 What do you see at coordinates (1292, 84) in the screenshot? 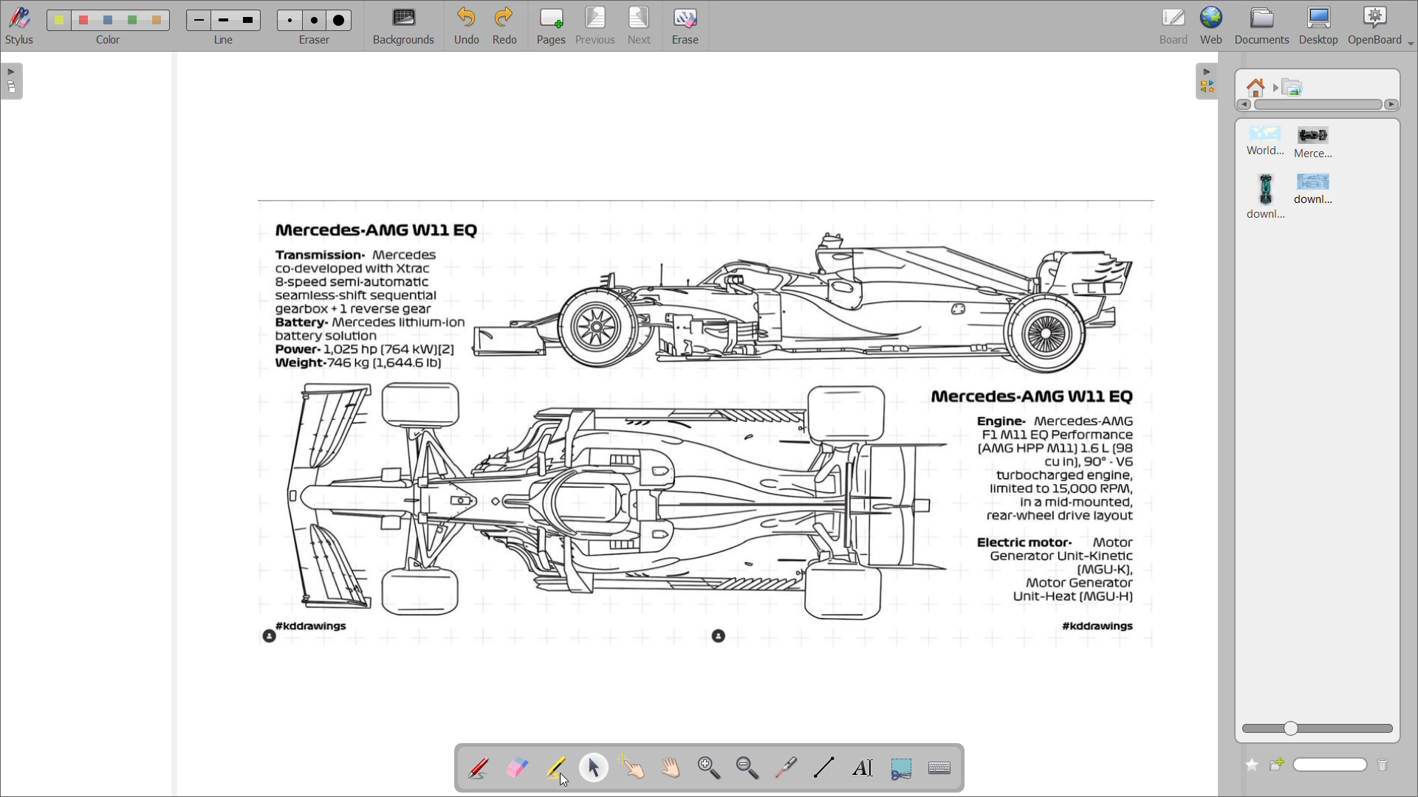
I see `pictures` at bounding box center [1292, 84].